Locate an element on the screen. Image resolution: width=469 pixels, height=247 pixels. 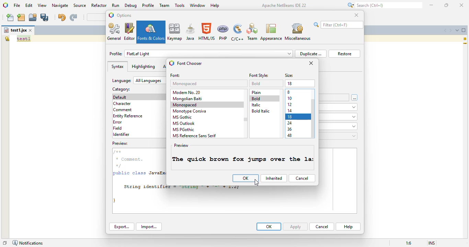
comment is located at coordinates (123, 110).